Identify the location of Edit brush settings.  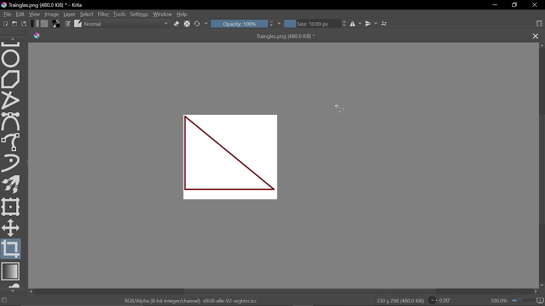
(68, 24).